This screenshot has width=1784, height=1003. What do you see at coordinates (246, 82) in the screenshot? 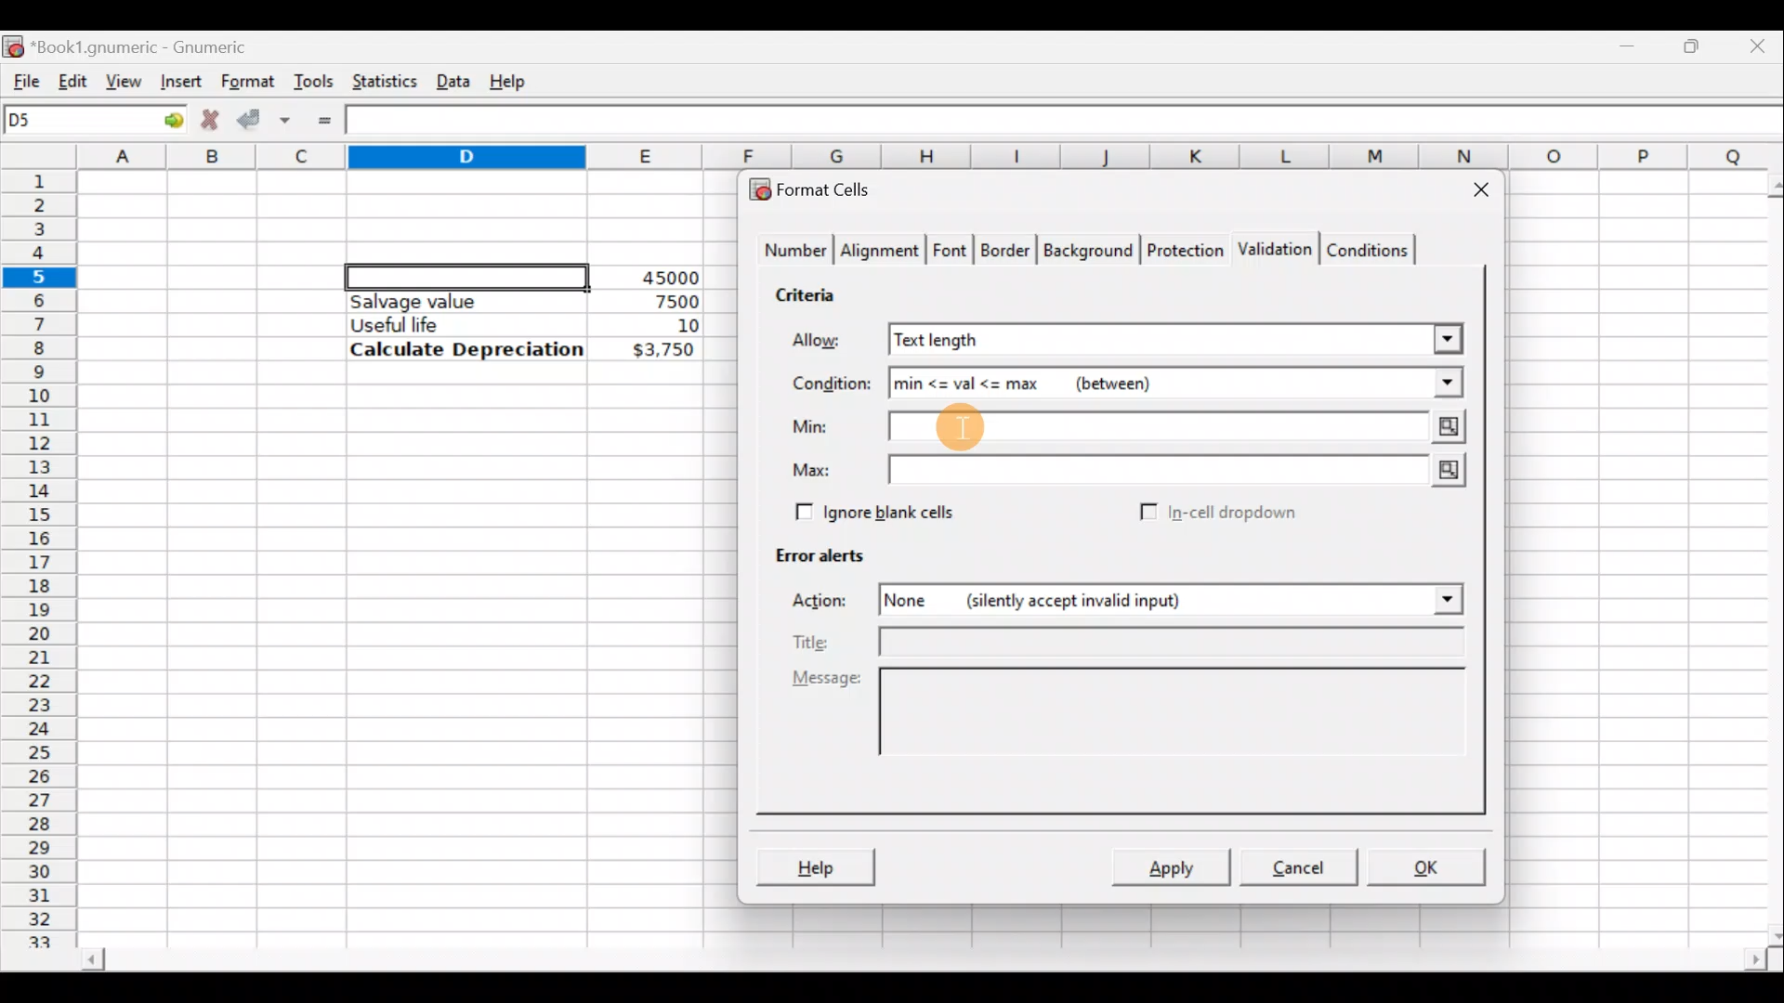
I see `Format` at bounding box center [246, 82].